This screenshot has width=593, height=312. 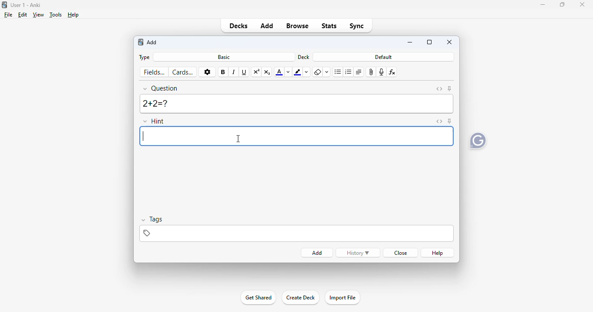 I want to click on help, so click(x=438, y=253).